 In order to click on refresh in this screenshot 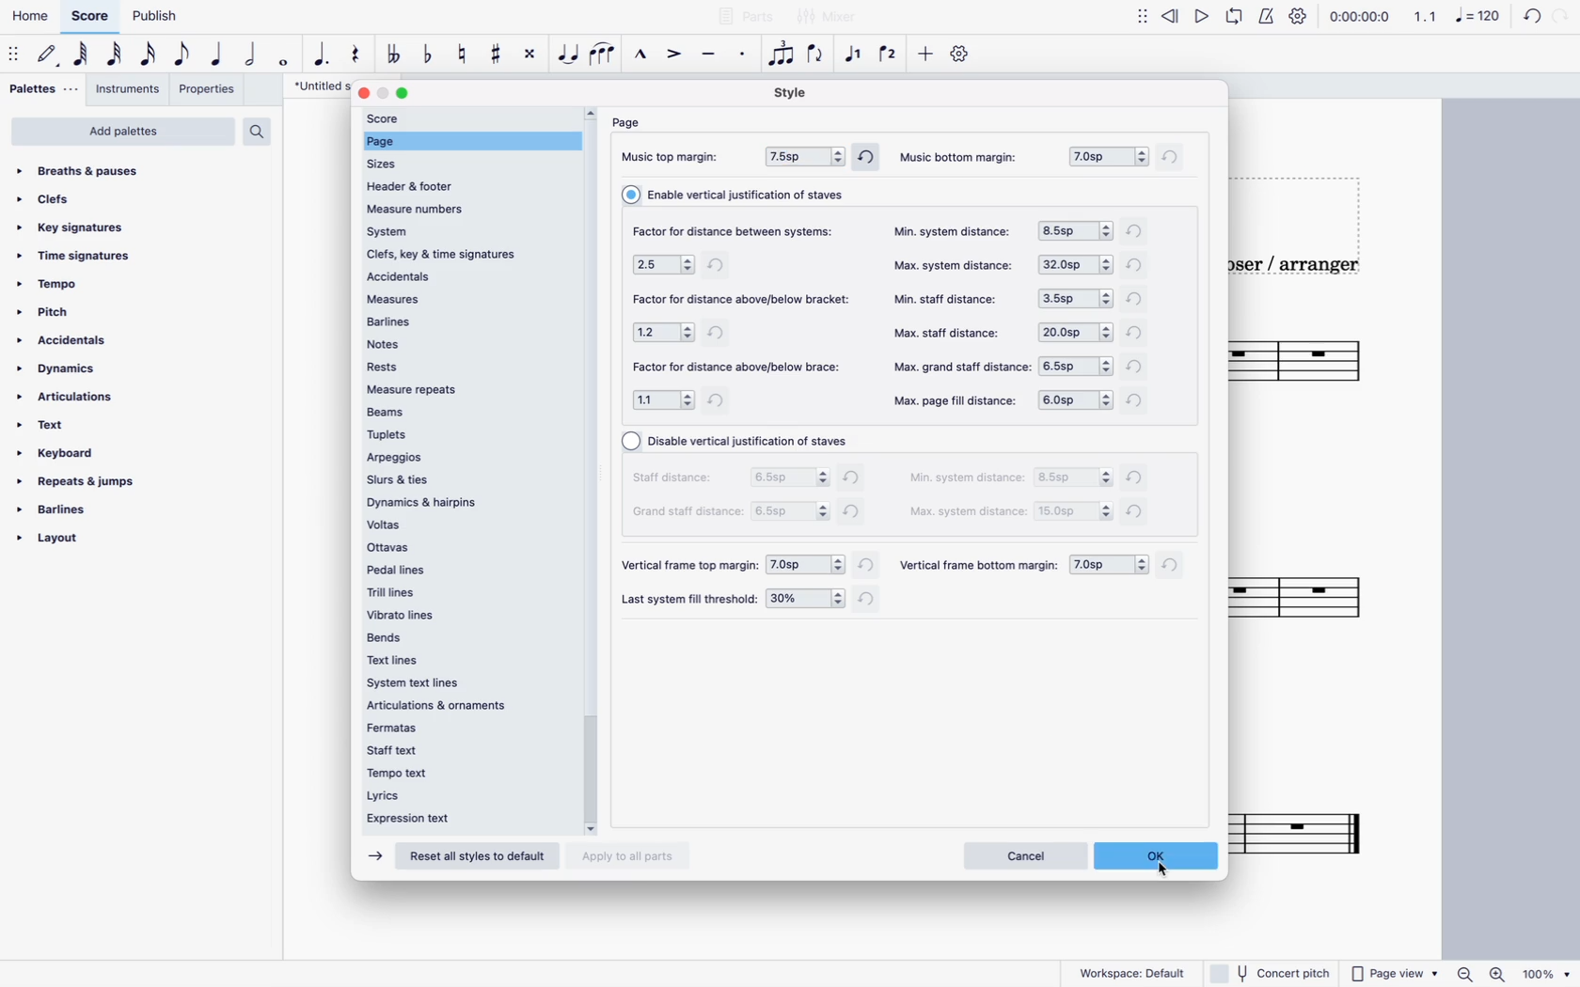, I will do `click(1139, 369)`.